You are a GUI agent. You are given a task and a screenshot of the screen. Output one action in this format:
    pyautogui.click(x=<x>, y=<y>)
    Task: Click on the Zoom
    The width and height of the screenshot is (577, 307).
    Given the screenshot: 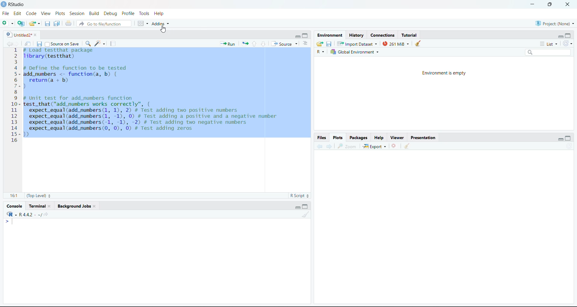 What is the action you would take?
    pyautogui.click(x=347, y=146)
    